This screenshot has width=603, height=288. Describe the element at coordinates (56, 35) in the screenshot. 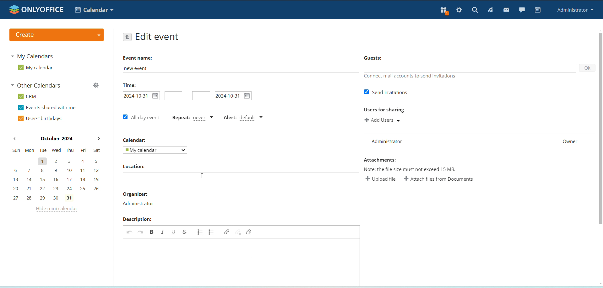

I see `create` at that location.